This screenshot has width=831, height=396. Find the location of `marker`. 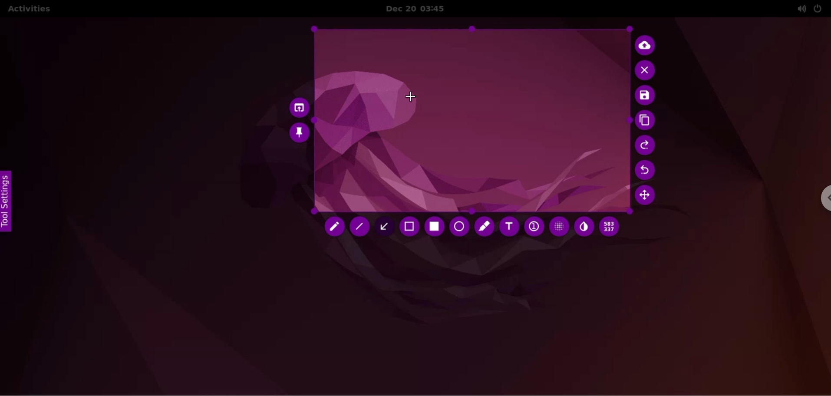

marker is located at coordinates (484, 226).